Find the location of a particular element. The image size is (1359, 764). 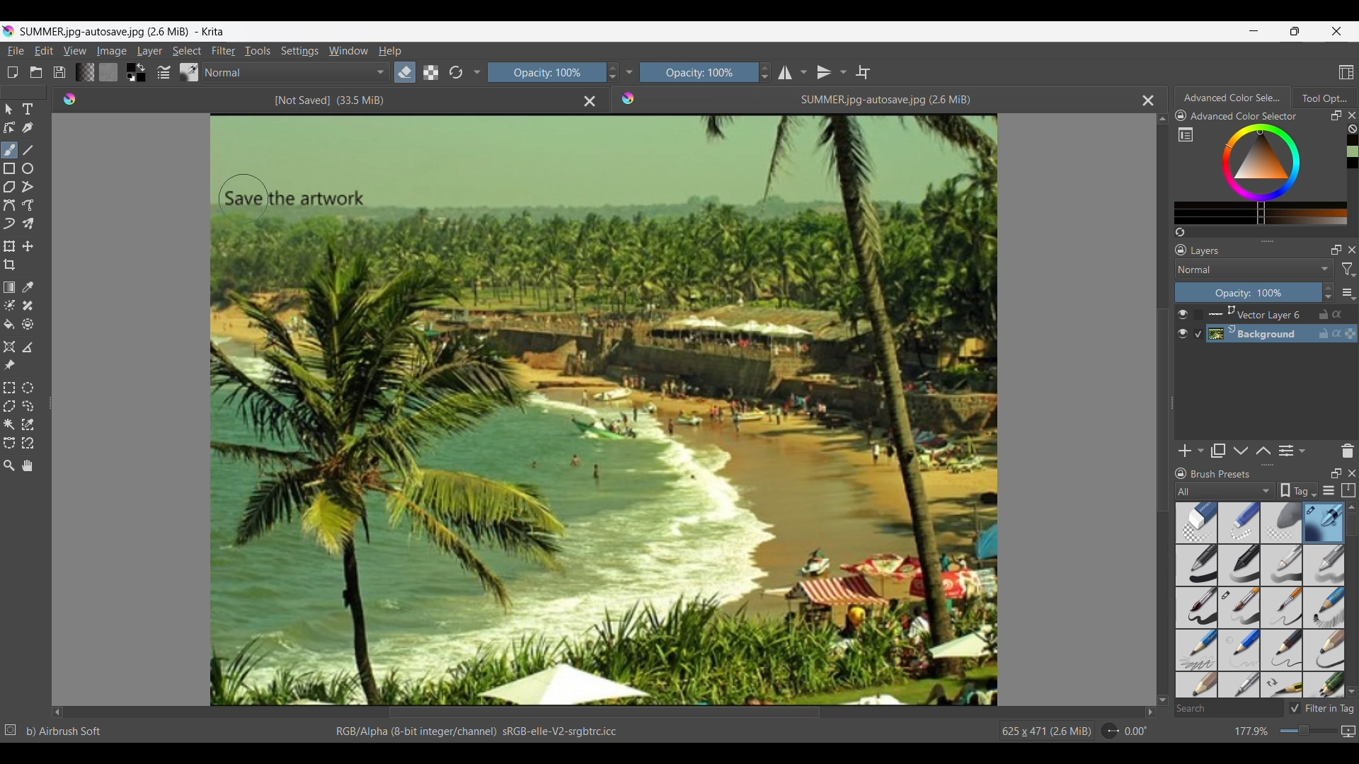

b) Airbrush Soft is located at coordinates (64, 731).